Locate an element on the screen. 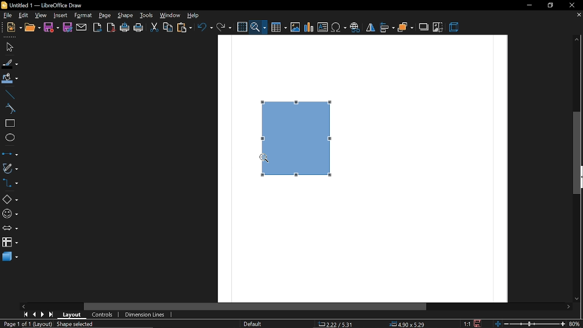 Image resolution: width=583 pixels, height=328 pixels. cut  is located at coordinates (154, 27).